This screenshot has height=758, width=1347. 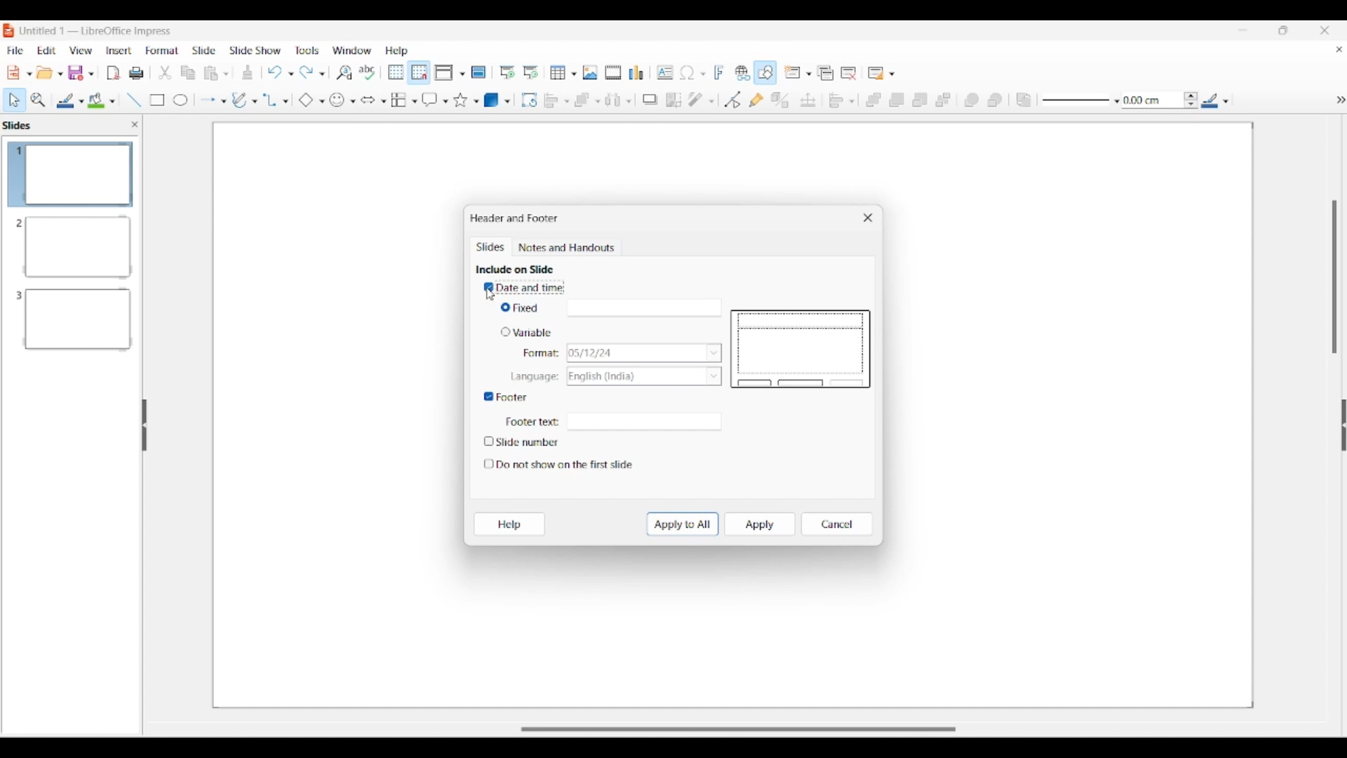 I want to click on Start from first slide, so click(x=507, y=72).